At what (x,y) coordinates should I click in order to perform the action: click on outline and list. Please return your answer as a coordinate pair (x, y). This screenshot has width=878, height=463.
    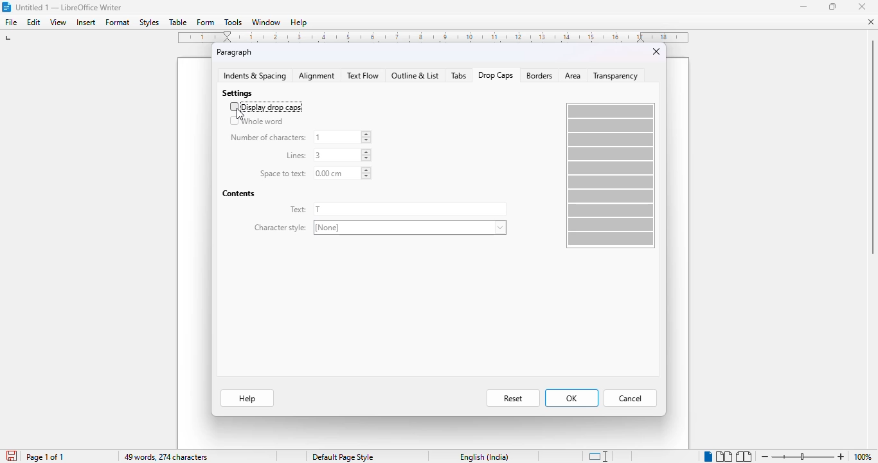
    Looking at the image, I should click on (415, 76).